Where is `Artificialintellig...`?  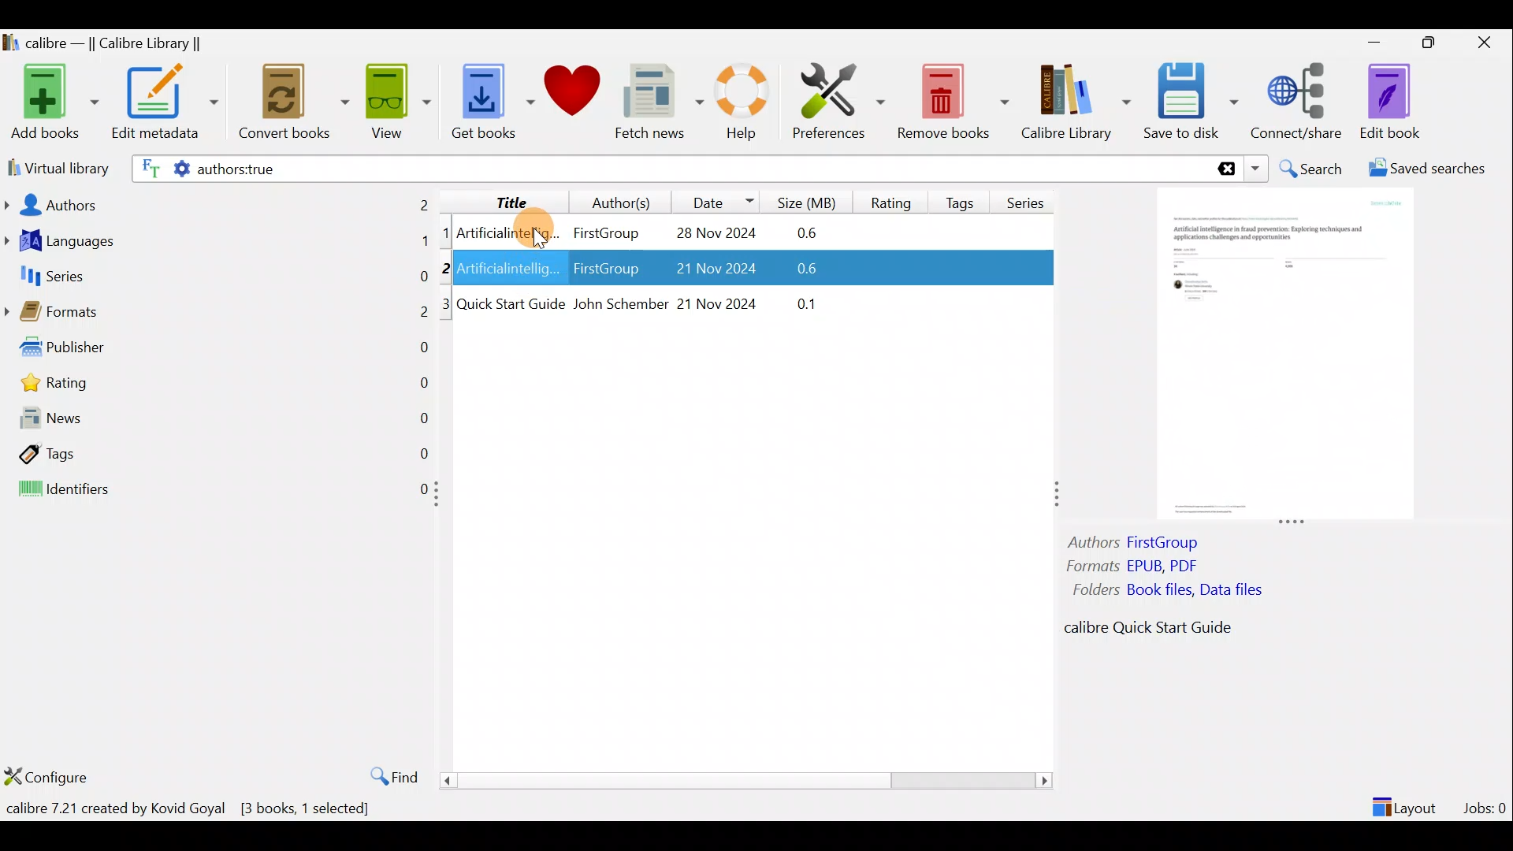
Artificialintellig... is located at coordinates (510, 232).